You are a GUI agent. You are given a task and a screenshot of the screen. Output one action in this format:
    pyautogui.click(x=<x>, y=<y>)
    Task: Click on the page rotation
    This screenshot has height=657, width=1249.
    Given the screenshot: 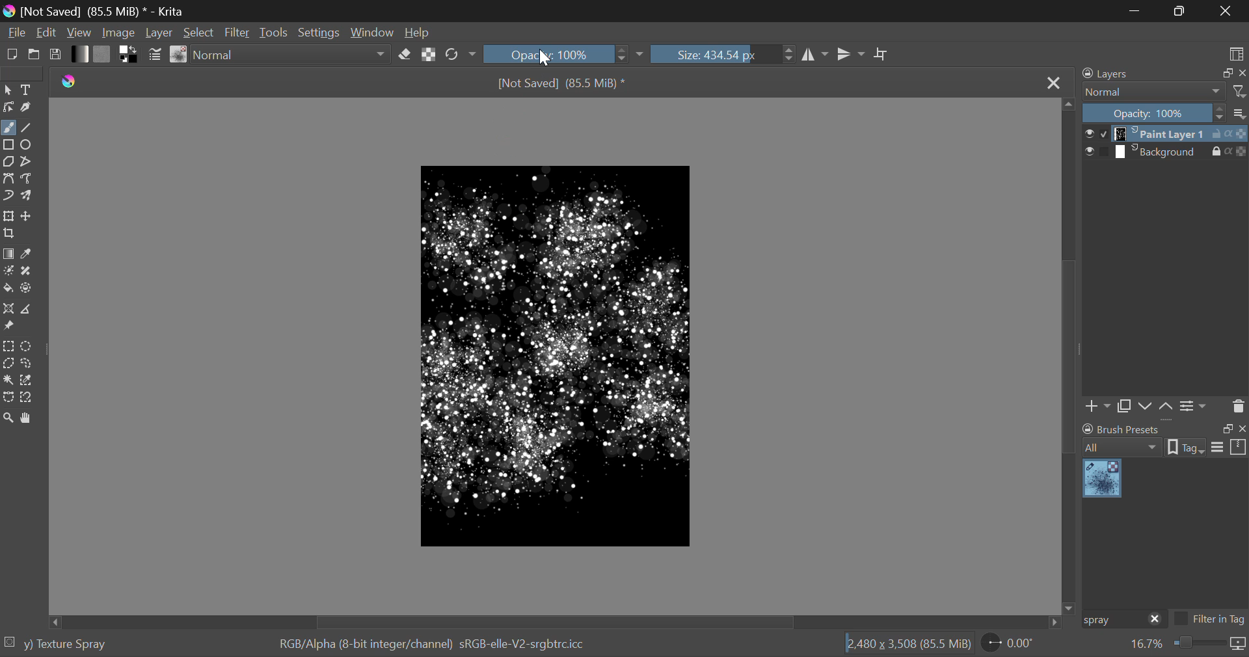 What is the action you would take?
    pyautogui.click(x=1009, y=642)
    